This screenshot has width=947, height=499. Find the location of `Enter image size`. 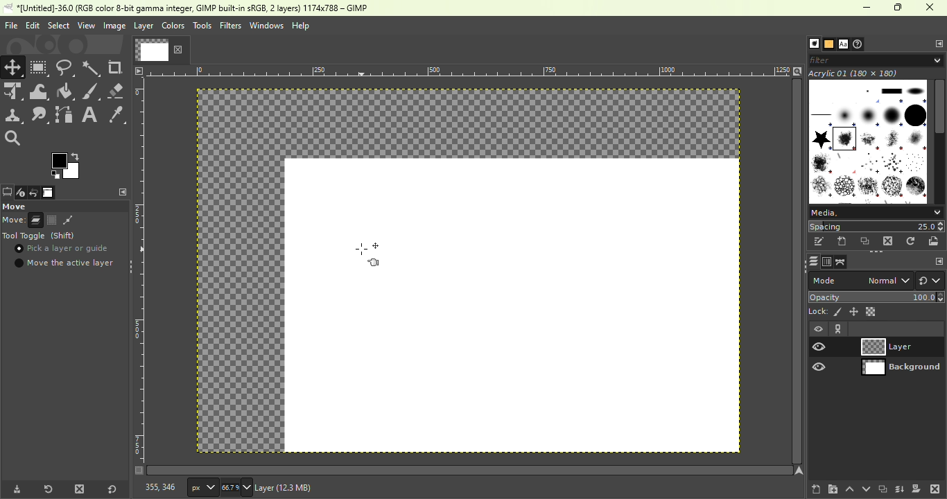

Enter image size is located at coordinates (237, 487).